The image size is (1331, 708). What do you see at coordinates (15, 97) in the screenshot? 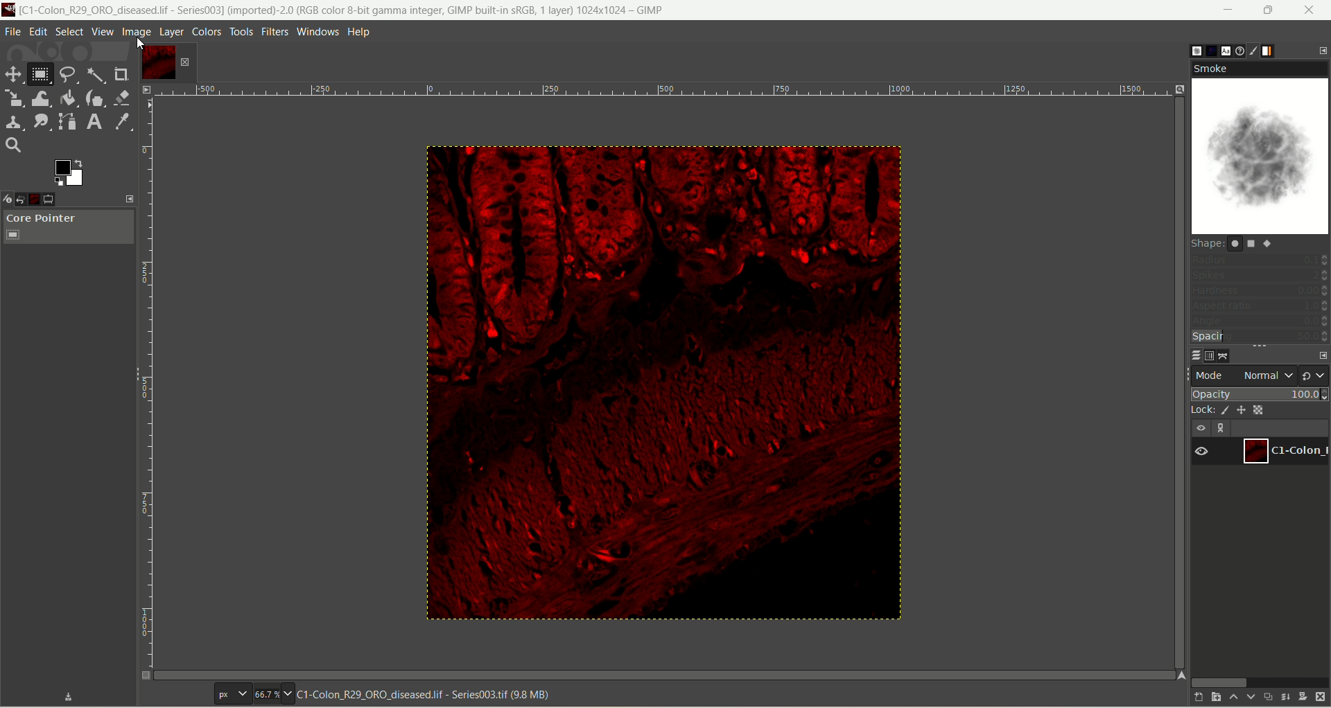
I see `scale` at bounding box center [15, 97].